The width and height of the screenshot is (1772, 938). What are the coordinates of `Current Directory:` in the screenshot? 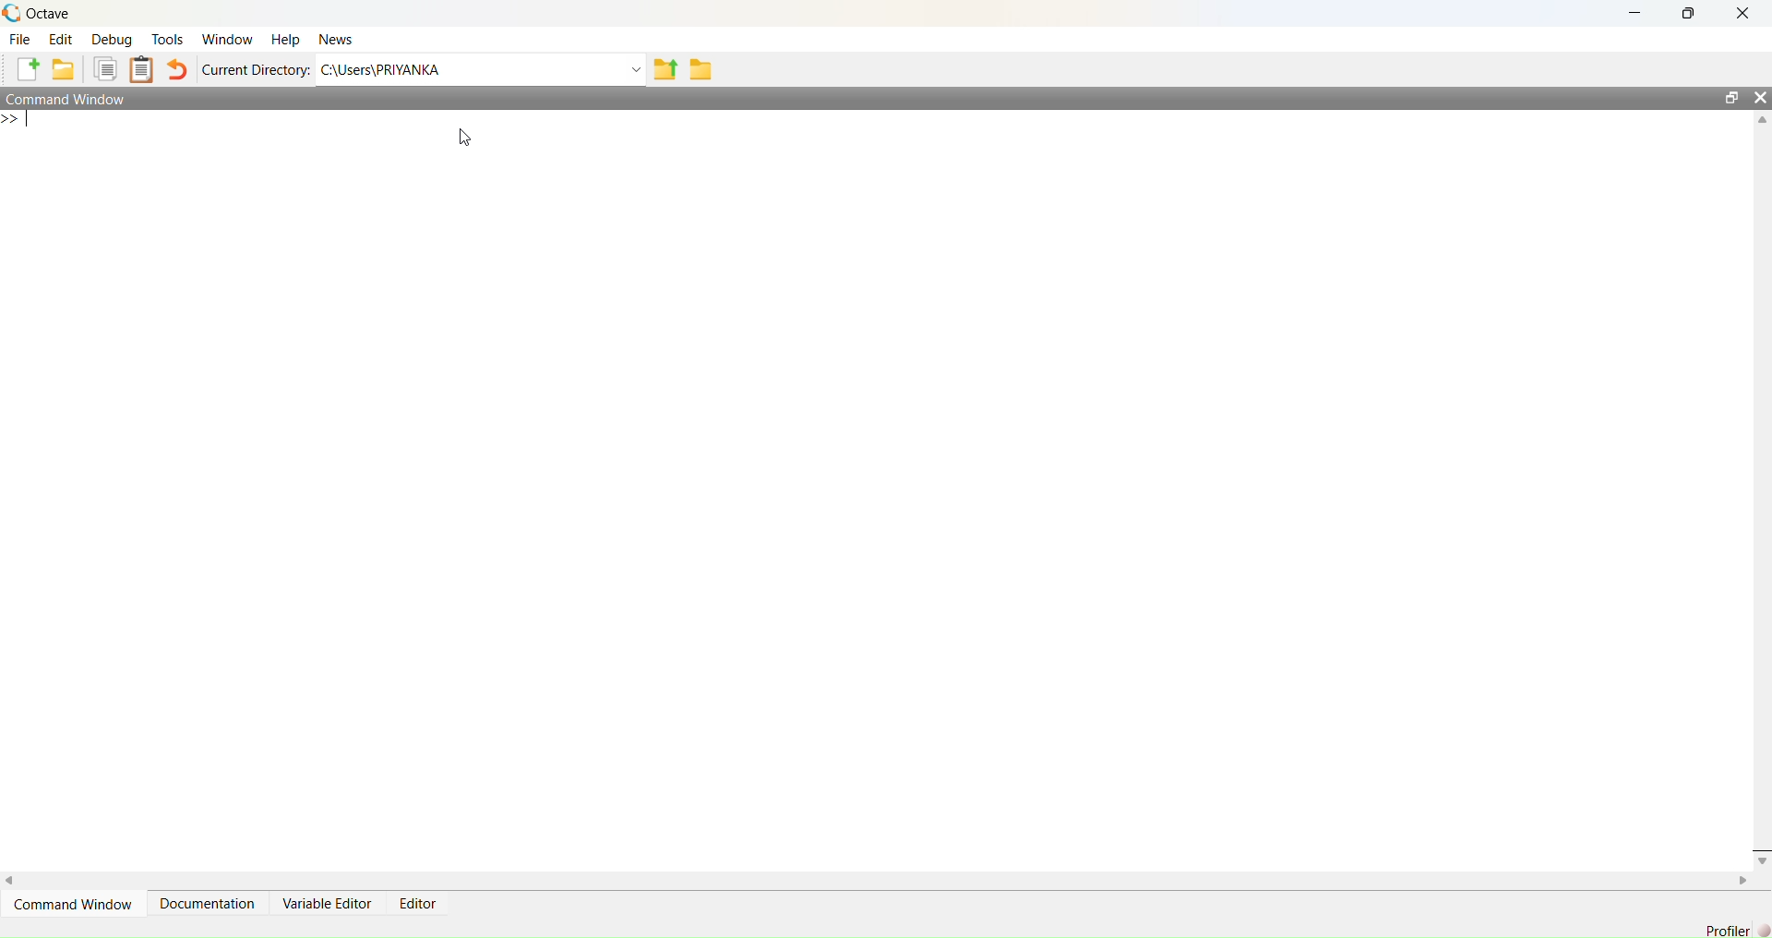 It's located at (256, 71).